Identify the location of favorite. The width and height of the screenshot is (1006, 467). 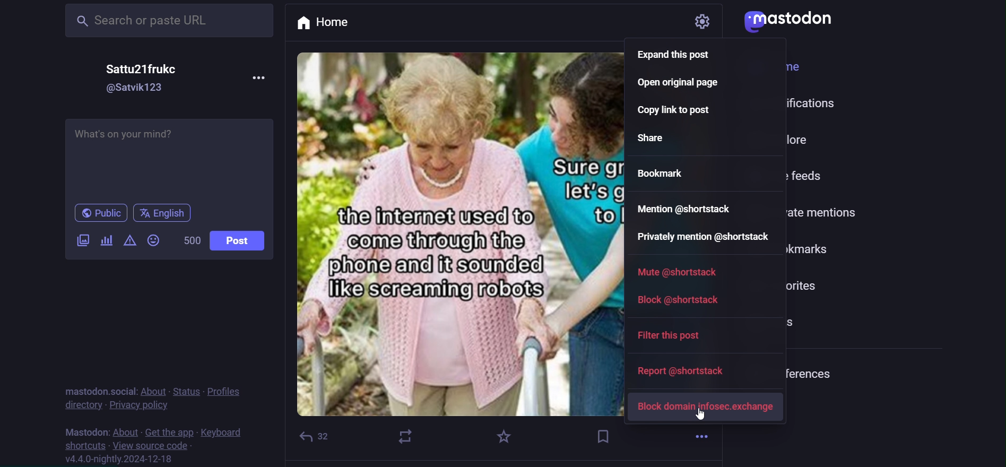
(501, 439).